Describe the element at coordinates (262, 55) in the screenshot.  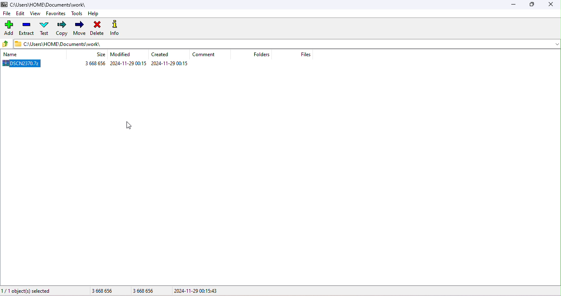
I see `folders` at that location.